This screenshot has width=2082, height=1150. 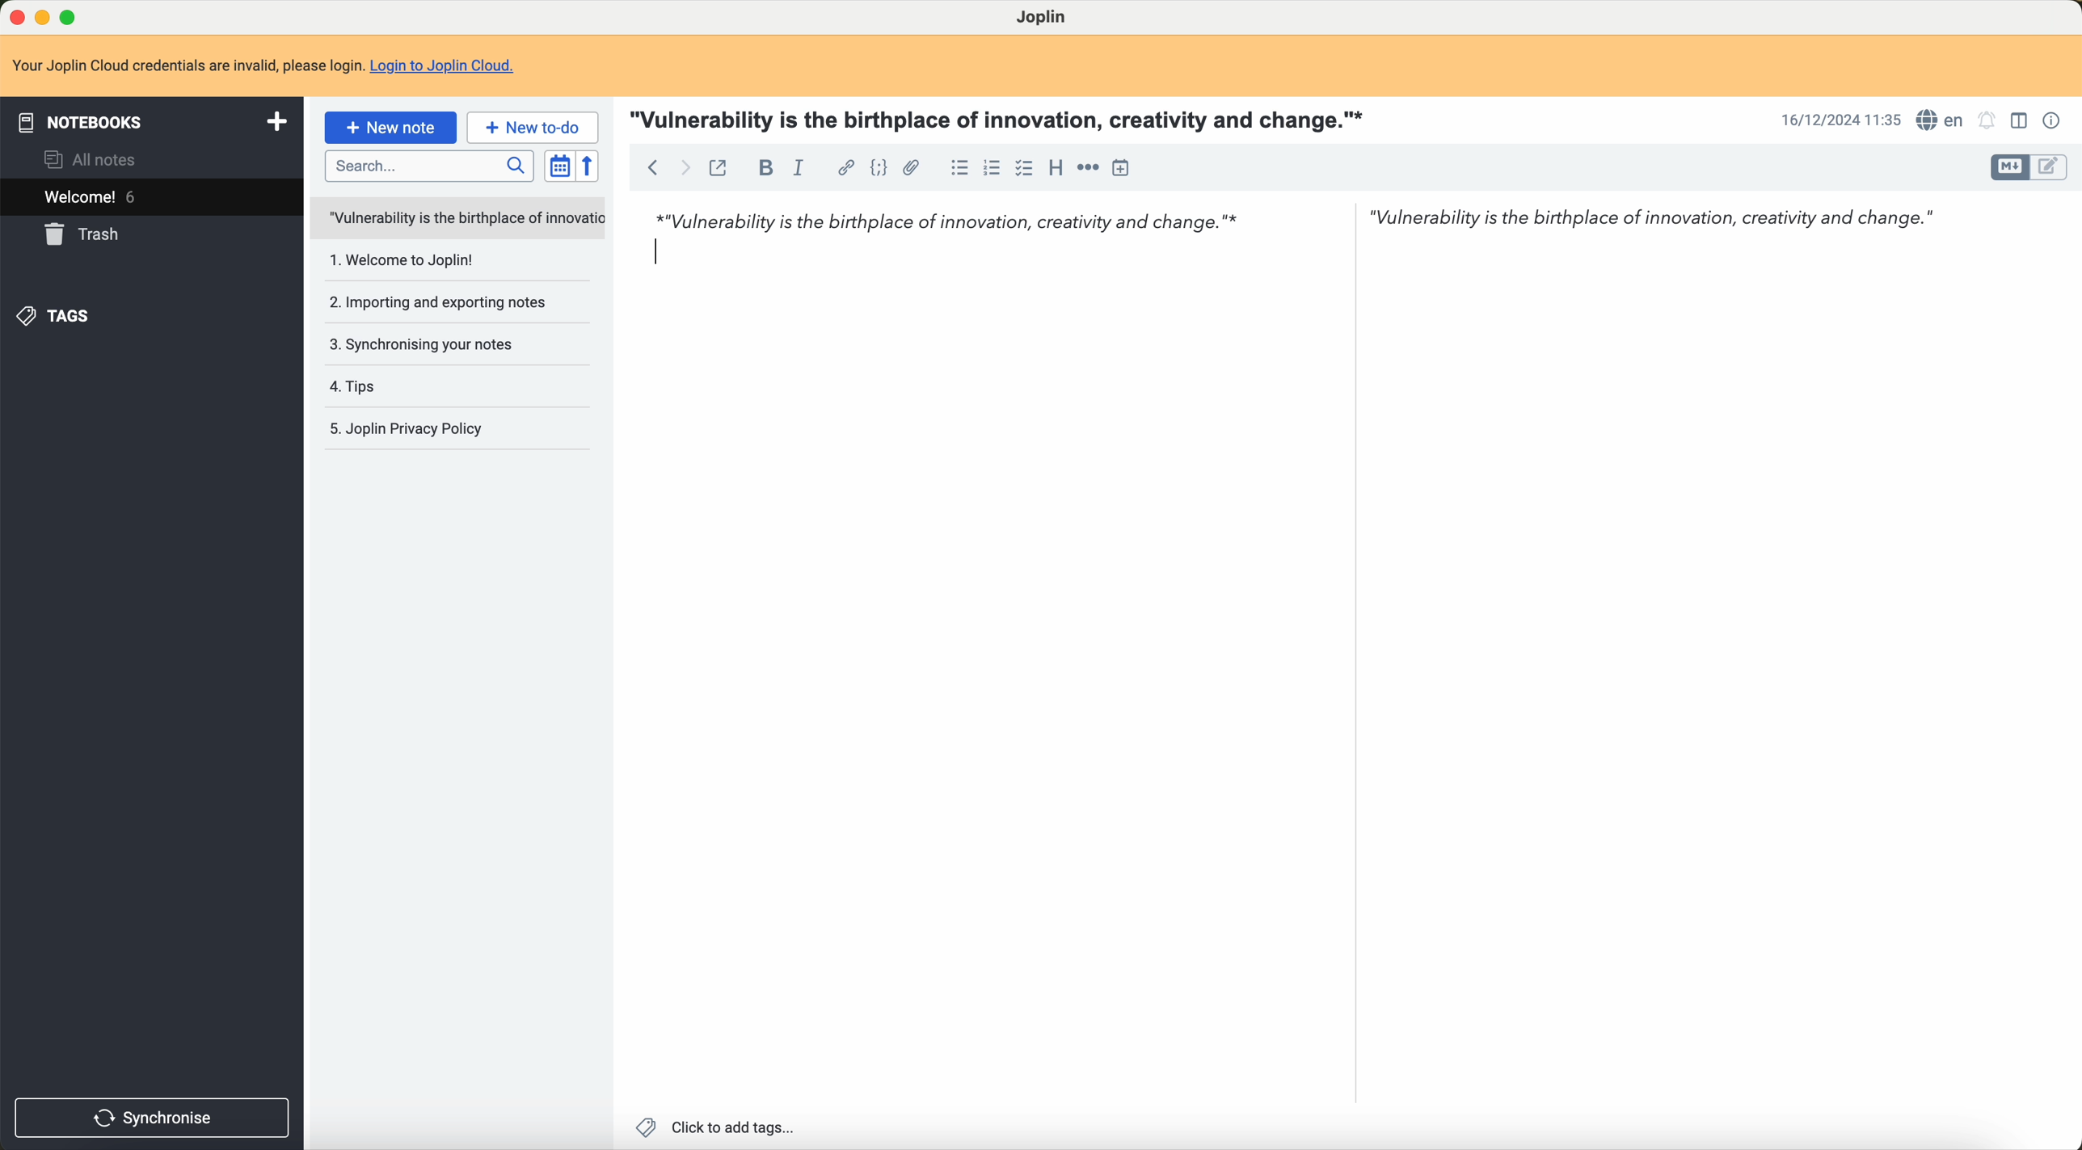 What do you see at coordinates (1990, 121) in the screenshot?
I see `set alarm` at bounding box center [1990, 121].